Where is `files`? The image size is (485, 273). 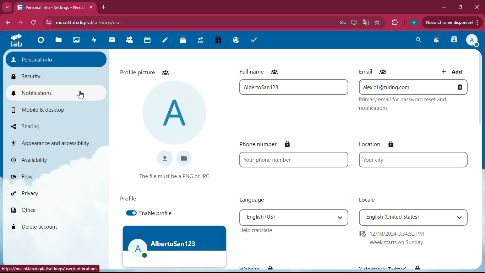 files is located at coordinates (185, 158).